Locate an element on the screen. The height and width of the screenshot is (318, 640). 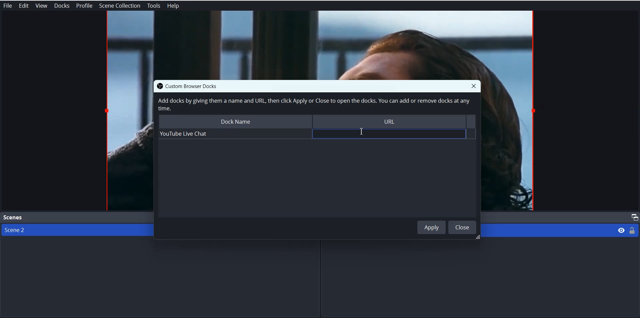
Youtube Live Chat is located at coordinates (233, 134).